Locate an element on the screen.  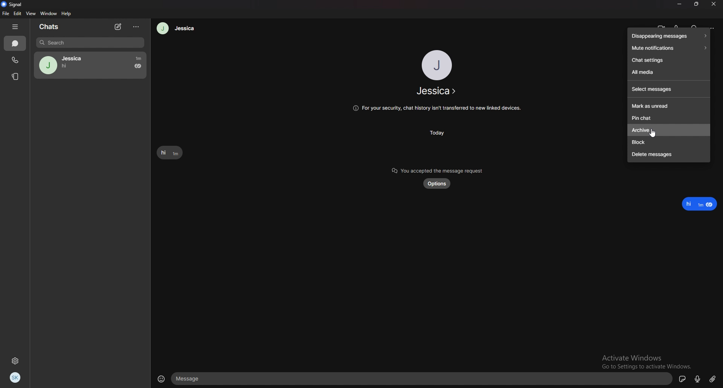
@ For your security, chat history isn't transferred to new linked devices. is located at coordinates (436, 107).